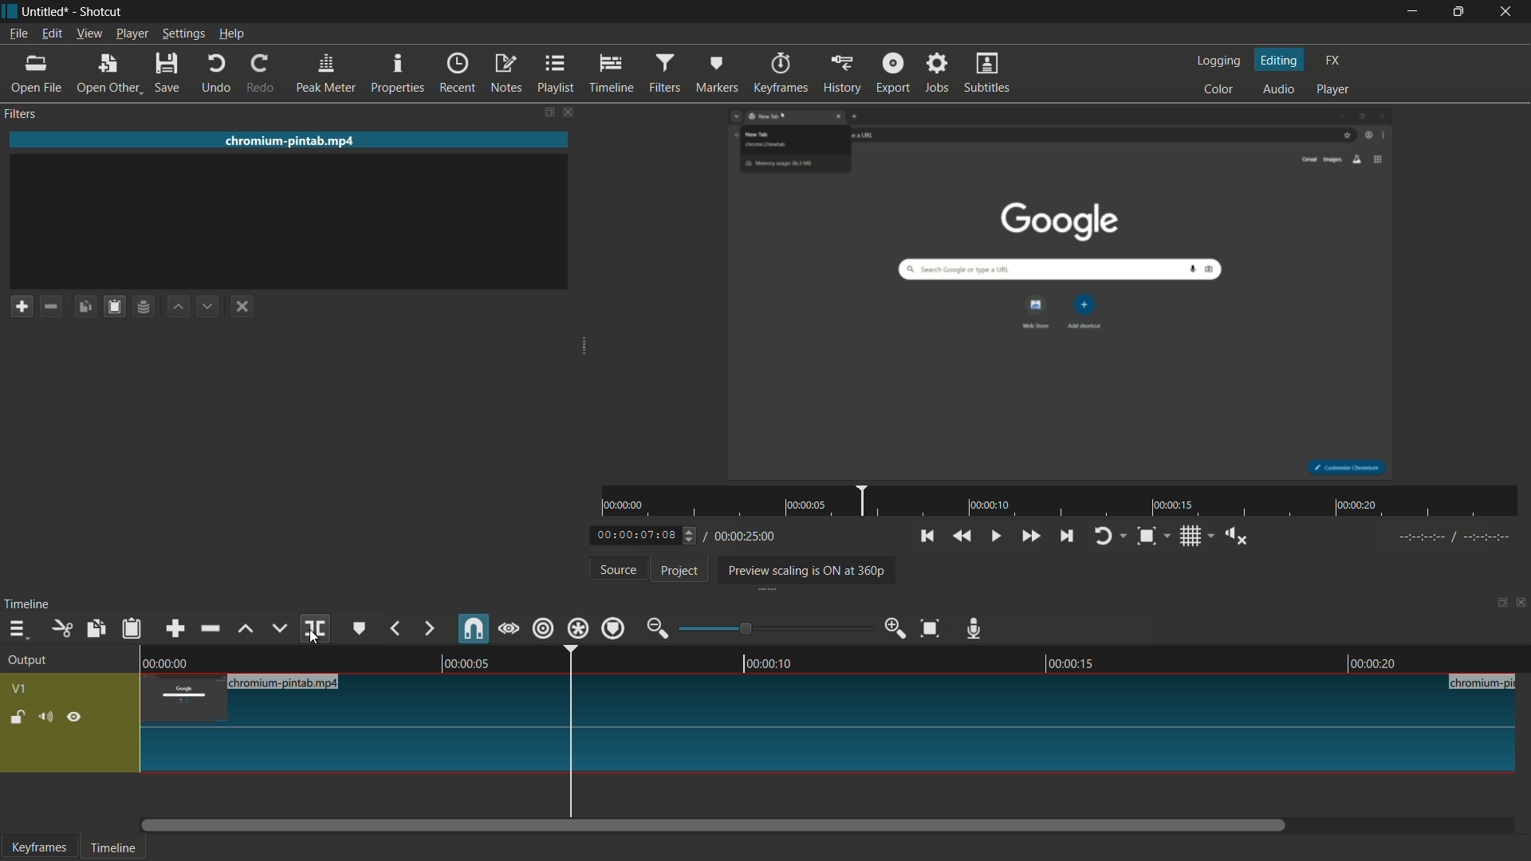 The width and height of the screenshot is (1531, 861). Describe the element at coordinates (1103, 537) in the screenshot. I see `toggle player looping` at that location.